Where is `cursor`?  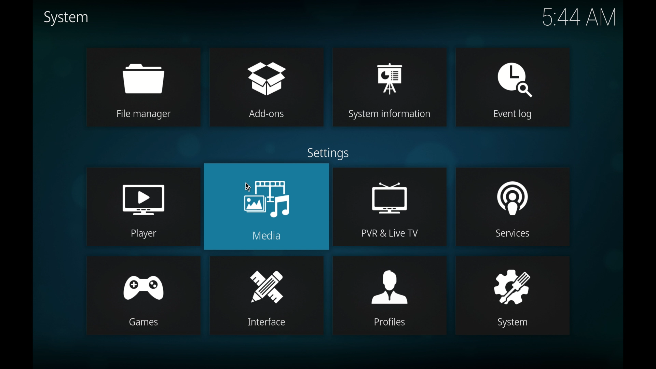 cursor is located at coordinates (248, 186).